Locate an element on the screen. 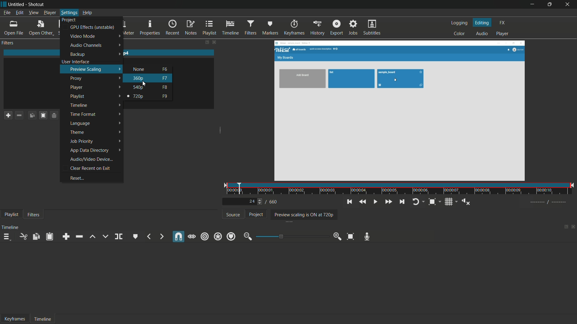 The image size is (577, 324). overwrite is located at coordinates (104, 236).